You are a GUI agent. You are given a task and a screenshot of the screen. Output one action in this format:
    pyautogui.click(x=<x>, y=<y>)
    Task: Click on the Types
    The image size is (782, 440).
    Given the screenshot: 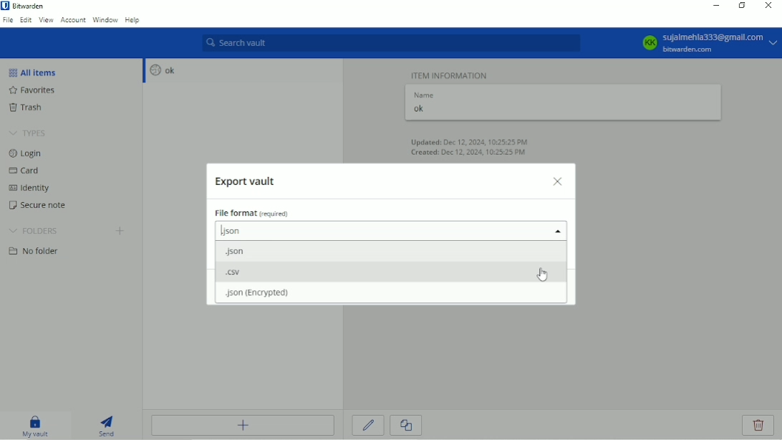 What is the action you would take?
    pyautogui.click(x=29, y=134)
    